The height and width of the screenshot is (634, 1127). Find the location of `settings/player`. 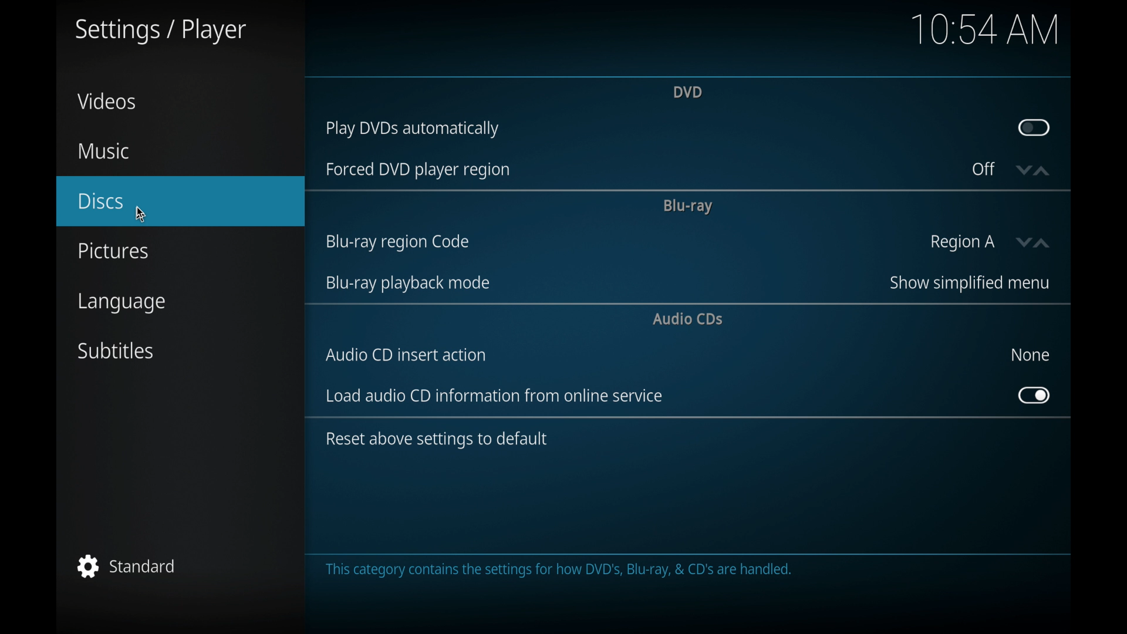

settings/player is located at coordinates (160, 32).